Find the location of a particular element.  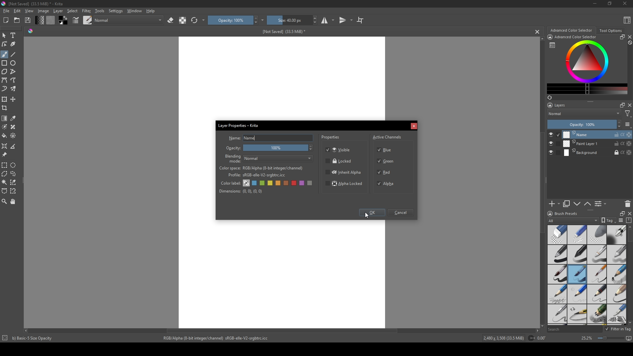

icon is located at coordinates (531, 338).